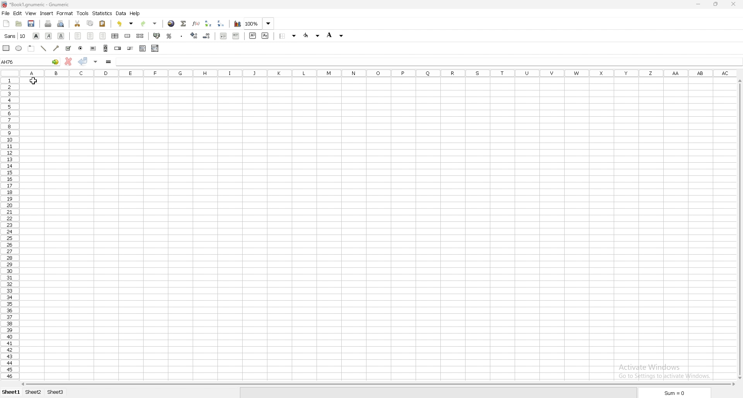 Image resolution: width=743 pixels, height=398 pixels. Describe the element at coordinates (193, 36) in the screenshot. I see `increase decimal` at that location.